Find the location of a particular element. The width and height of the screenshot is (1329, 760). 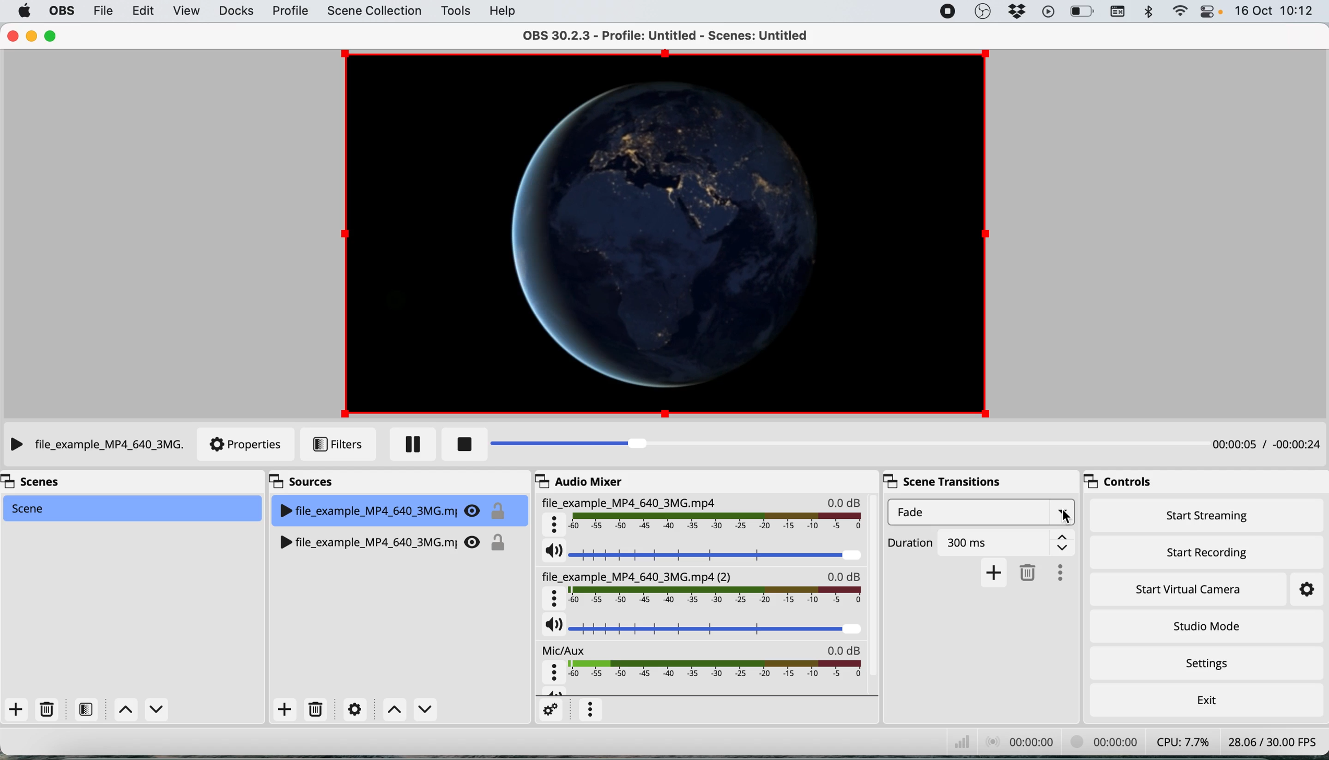

settings is located at coordinates (352, 709).